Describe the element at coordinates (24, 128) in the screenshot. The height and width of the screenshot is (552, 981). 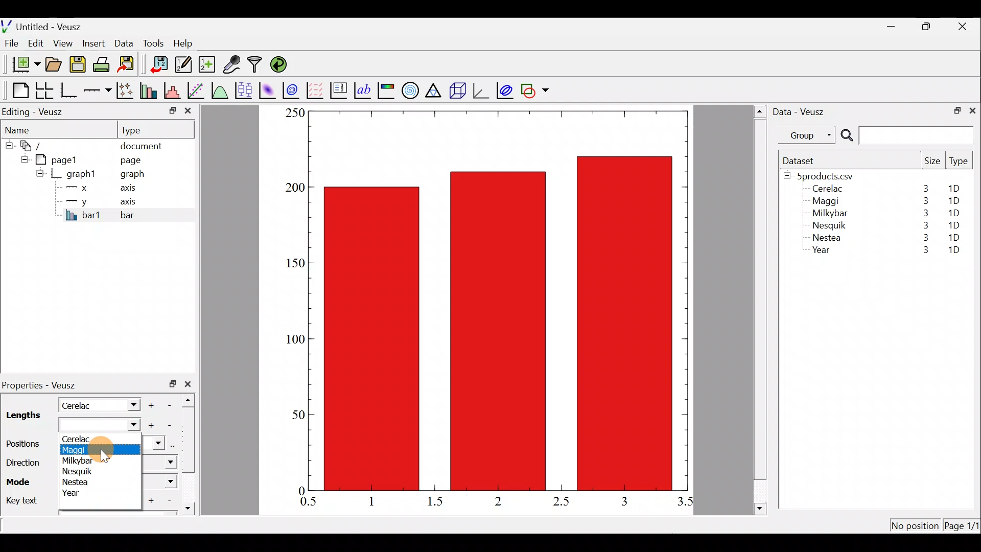
I see `Name` at that location.